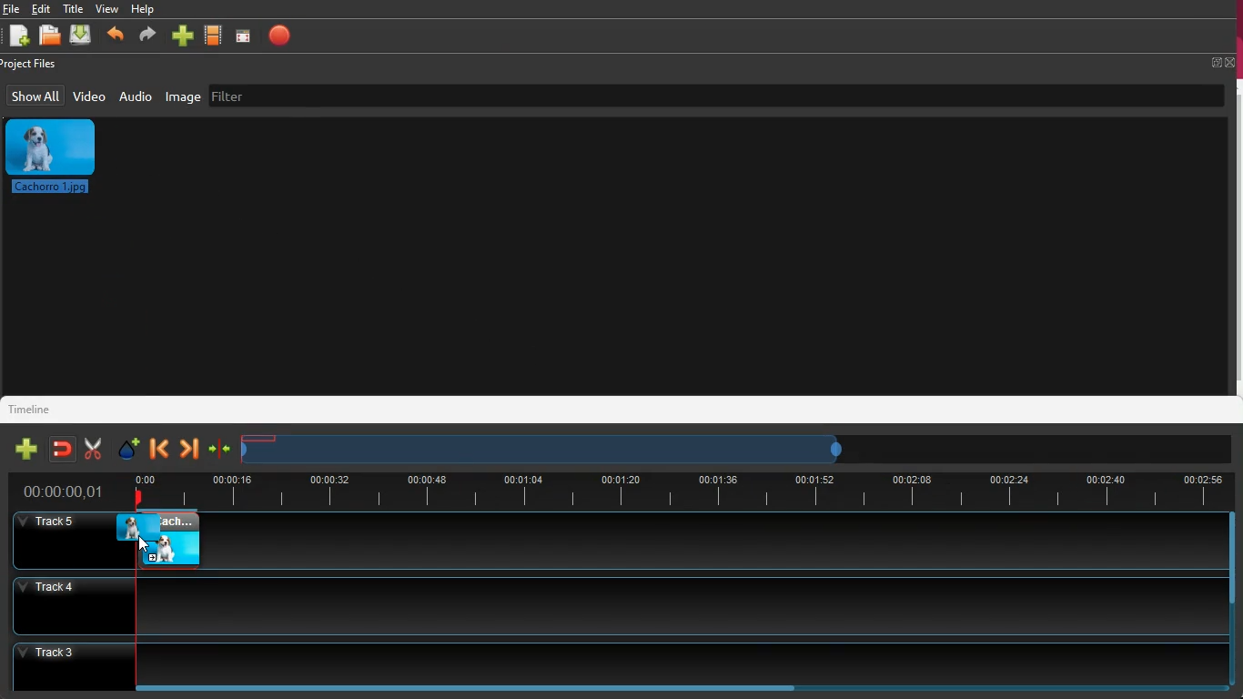 Image resolution: width=1243 pixels, height=699 pixels. I want to click on timeframe, so click(555, 451).